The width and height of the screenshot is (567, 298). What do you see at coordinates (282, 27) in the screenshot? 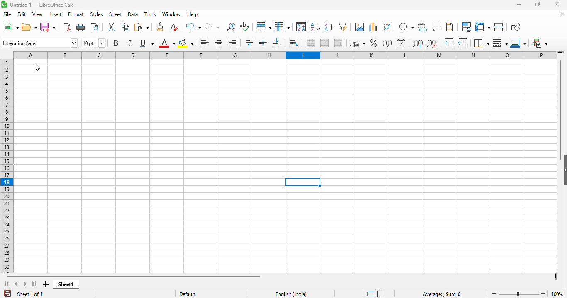
I see `column` at bounding box center [282, 27].